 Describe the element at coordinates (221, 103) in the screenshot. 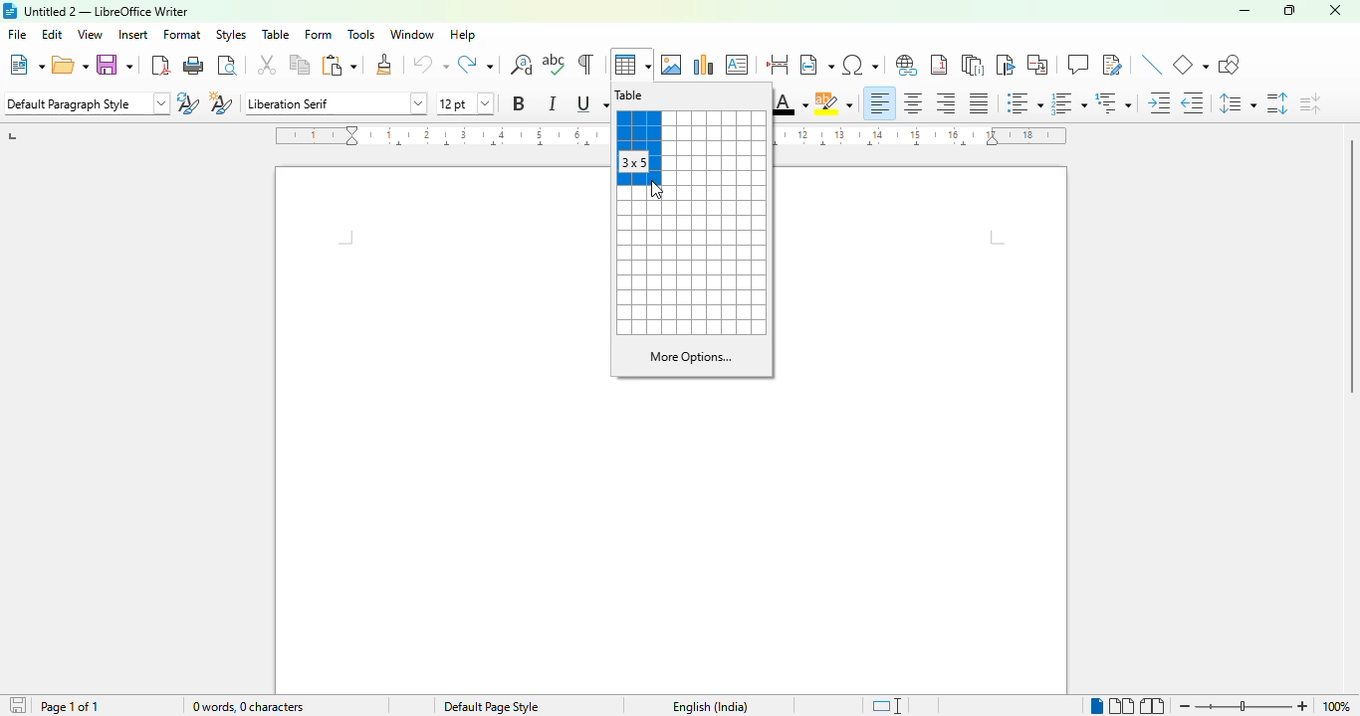

I see `new style from selection` at that location.